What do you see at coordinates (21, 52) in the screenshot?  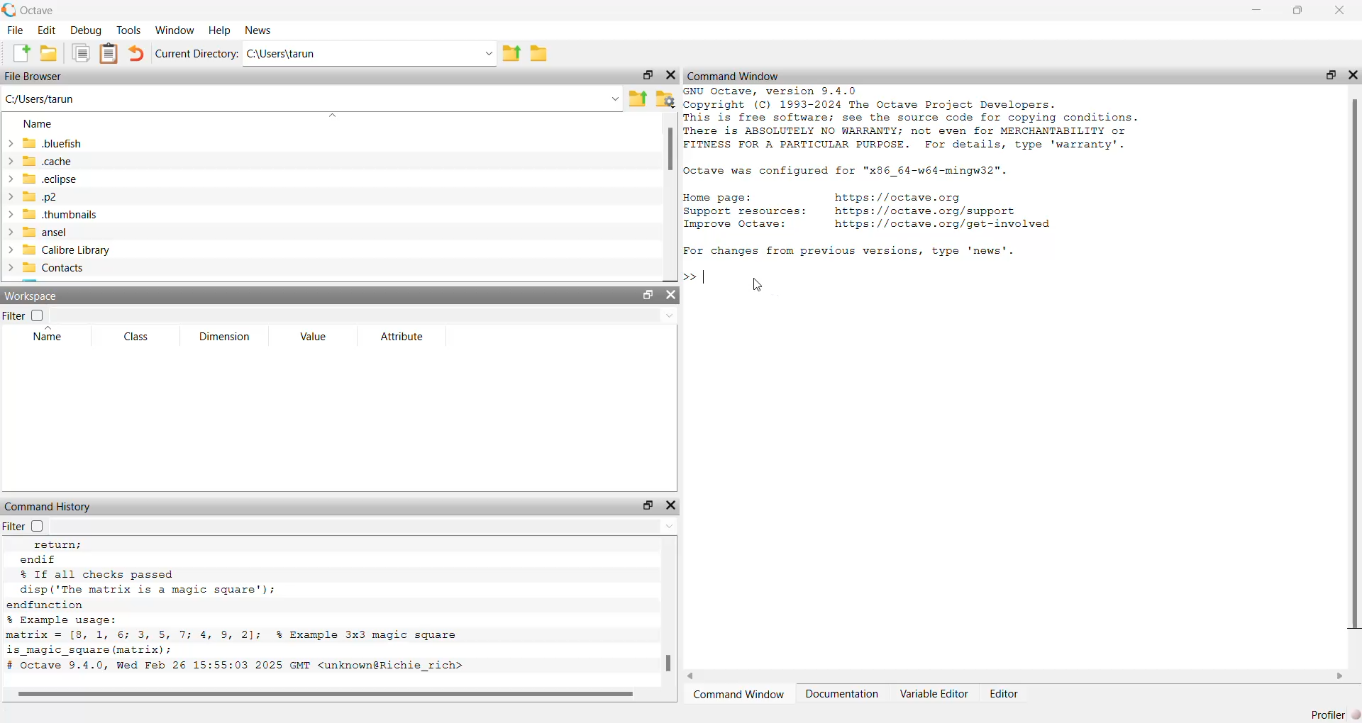 I see `New file` at bounding box center [21, 52].